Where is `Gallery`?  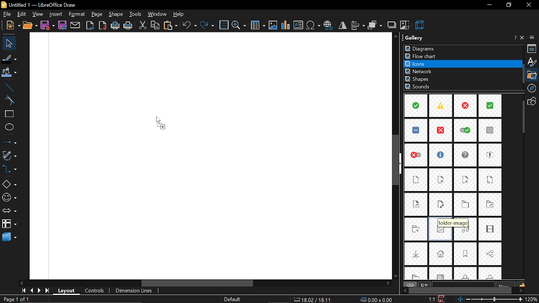 Gallery is located at coordinates (419, 37).